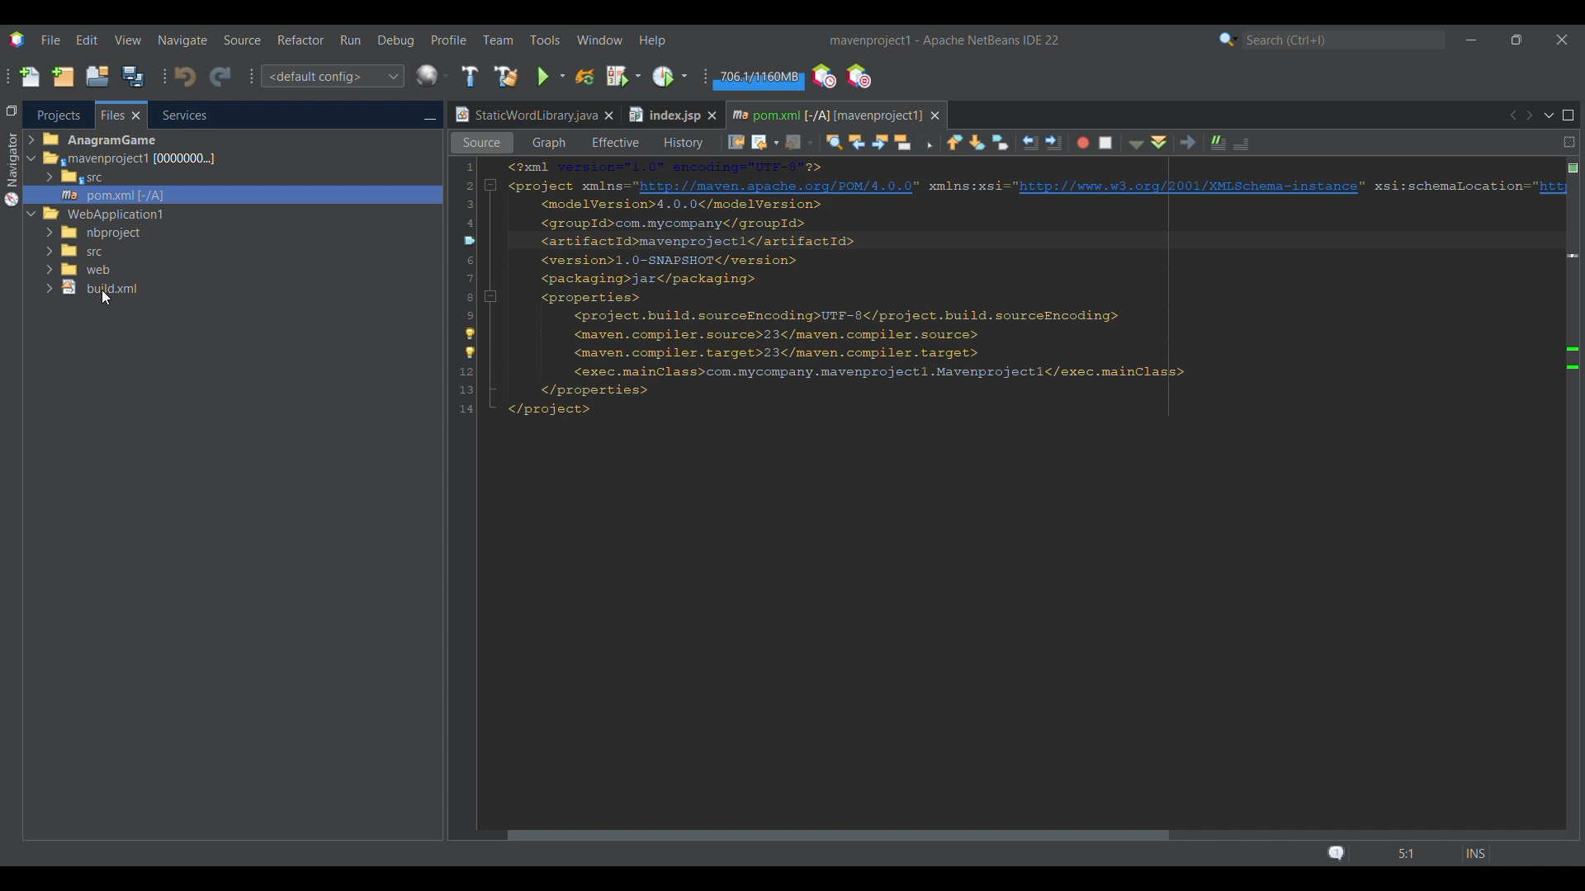  I want to click on Current tab highlighted, so click(825, 113).